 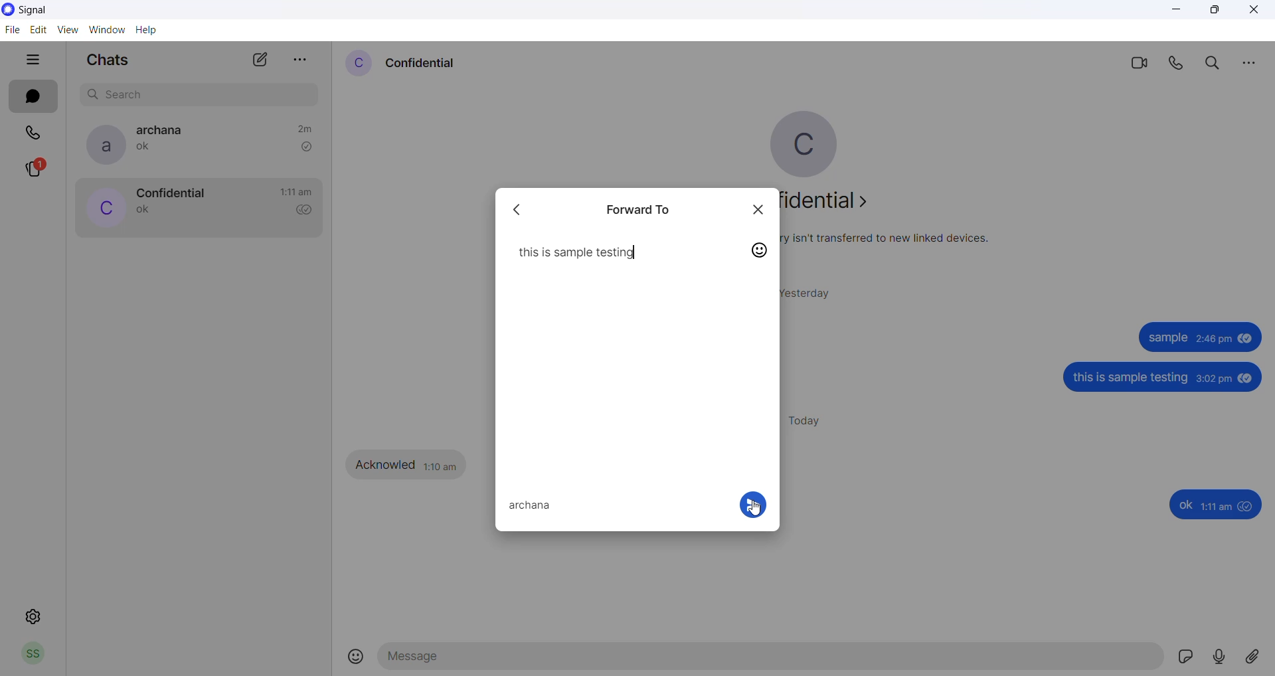 I want to click on last message time, so click(x=296, y=192).